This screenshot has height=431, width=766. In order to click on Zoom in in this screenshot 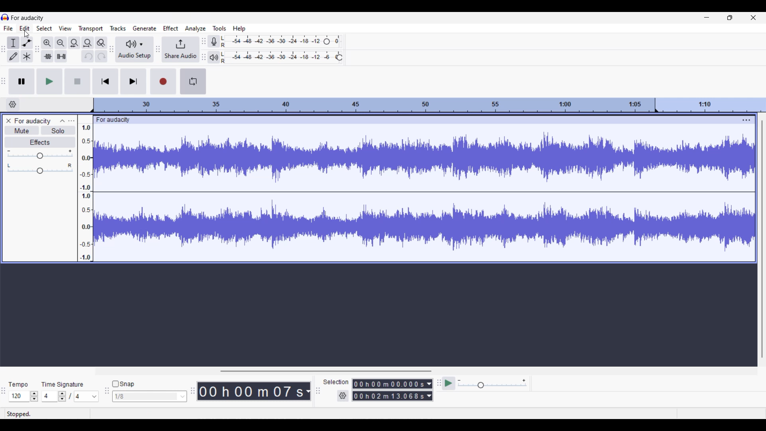, I will do `click(47, 43)`.